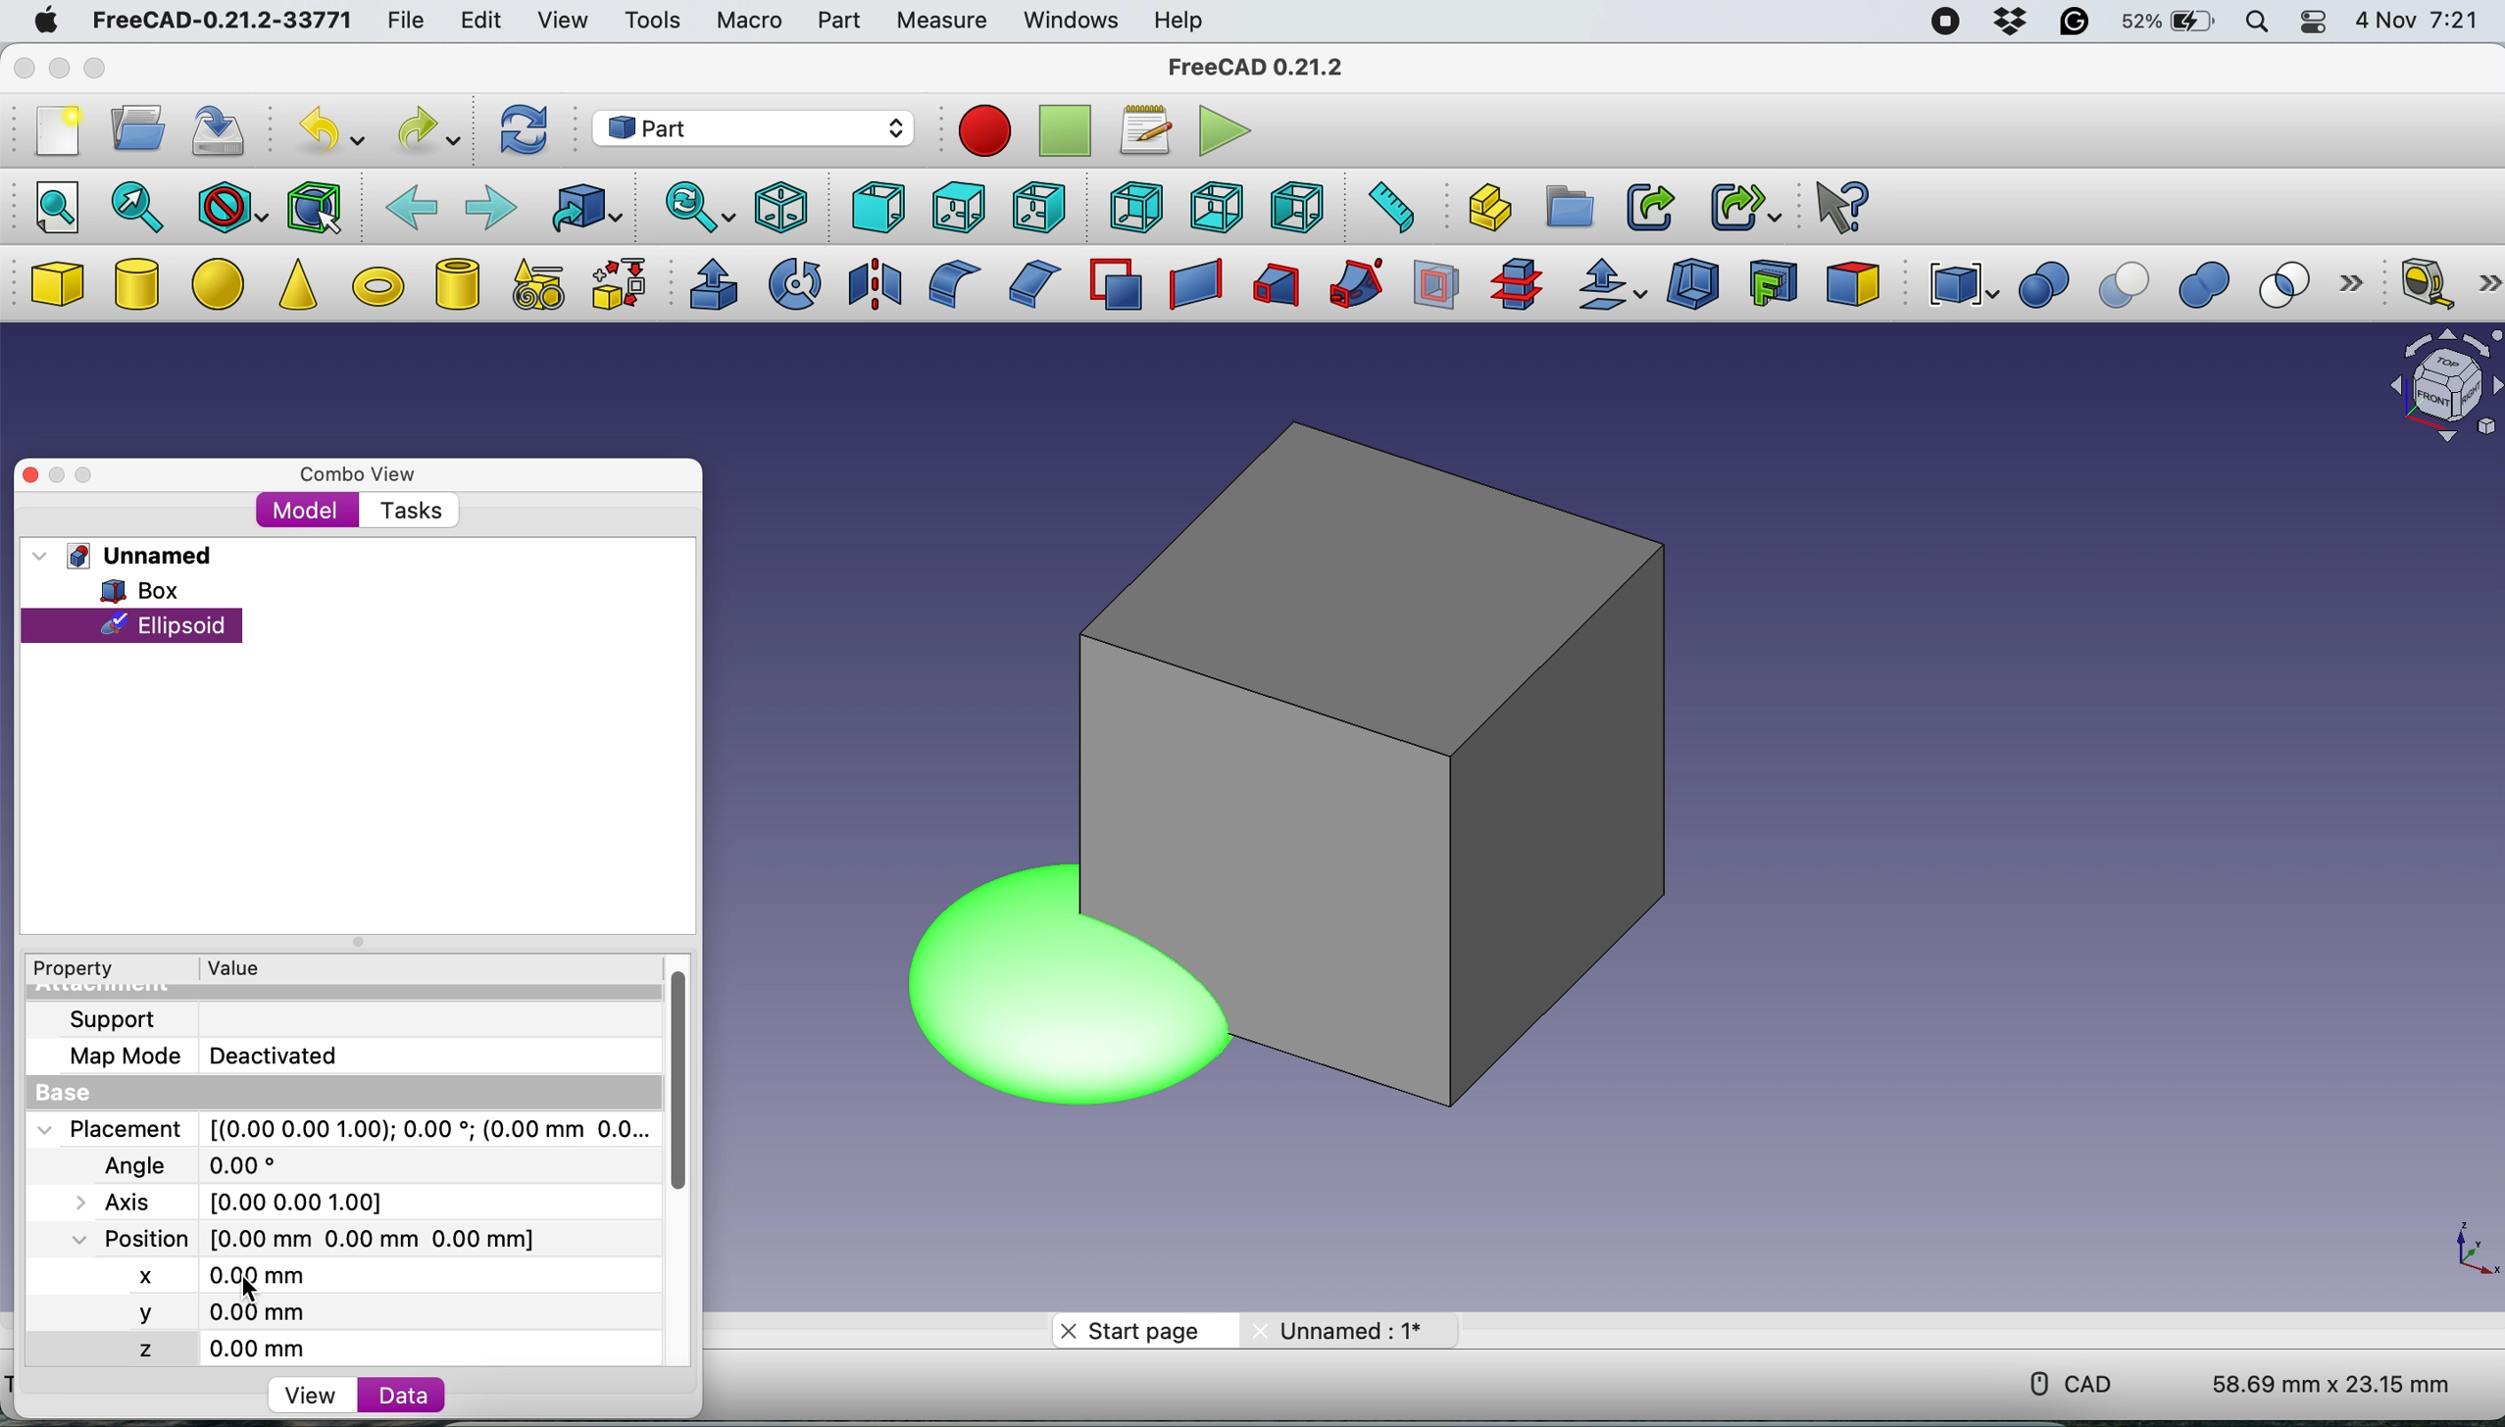 This screenshot has height=1427, width=2505. I want to click on box, so click(1408, 754).